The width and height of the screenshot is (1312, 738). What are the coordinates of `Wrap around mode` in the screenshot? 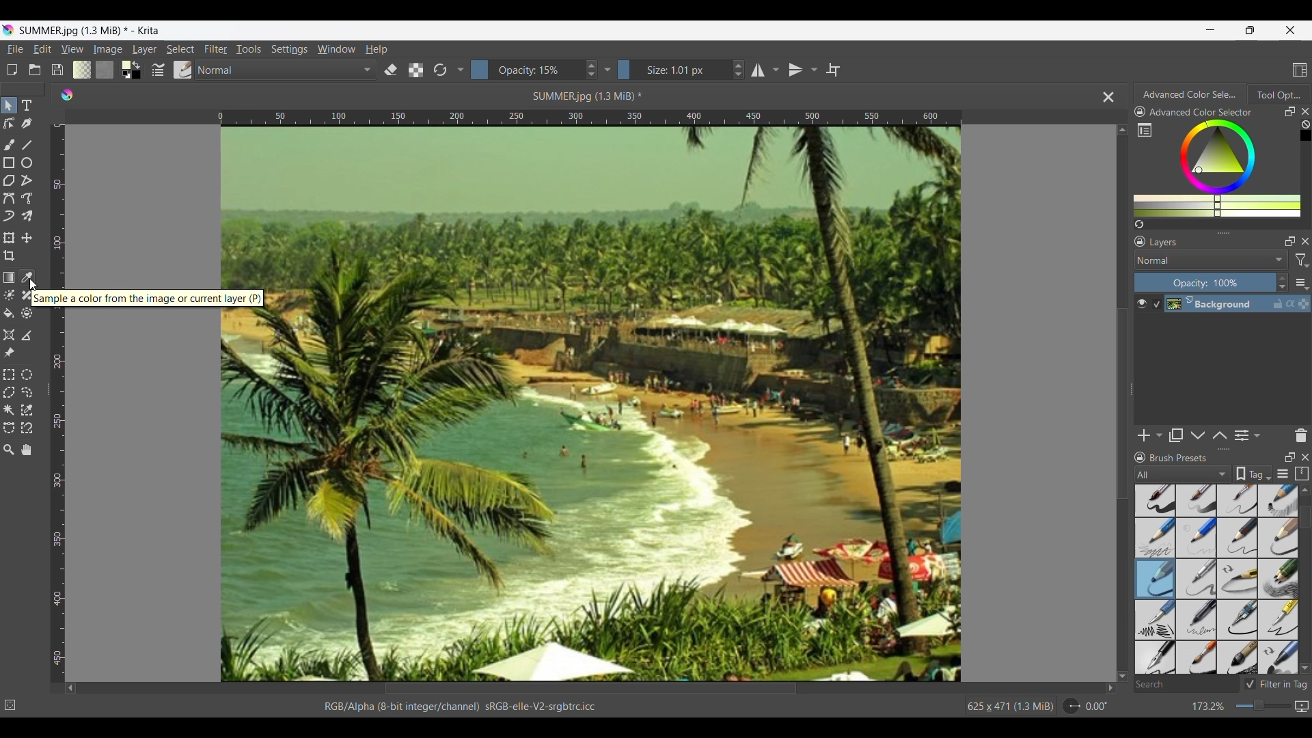 It's located at (832, 70).